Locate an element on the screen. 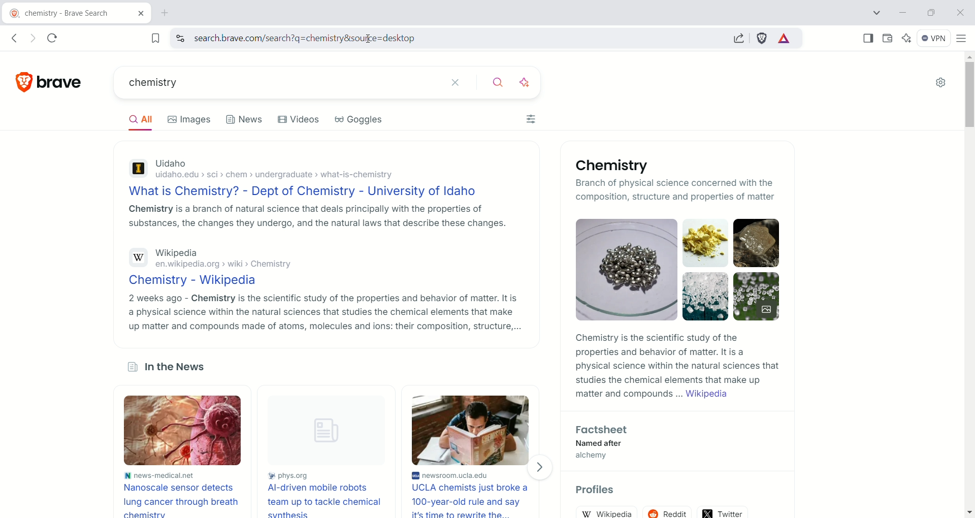  search tab is located at coordinates (876, 13).